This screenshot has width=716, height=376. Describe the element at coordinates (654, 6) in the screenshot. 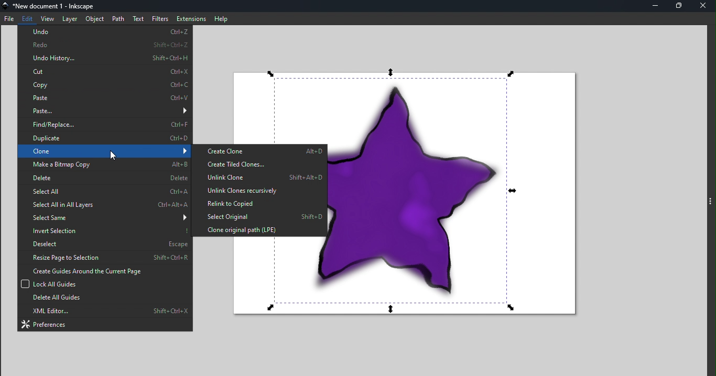

I see `Minimize` at that location.